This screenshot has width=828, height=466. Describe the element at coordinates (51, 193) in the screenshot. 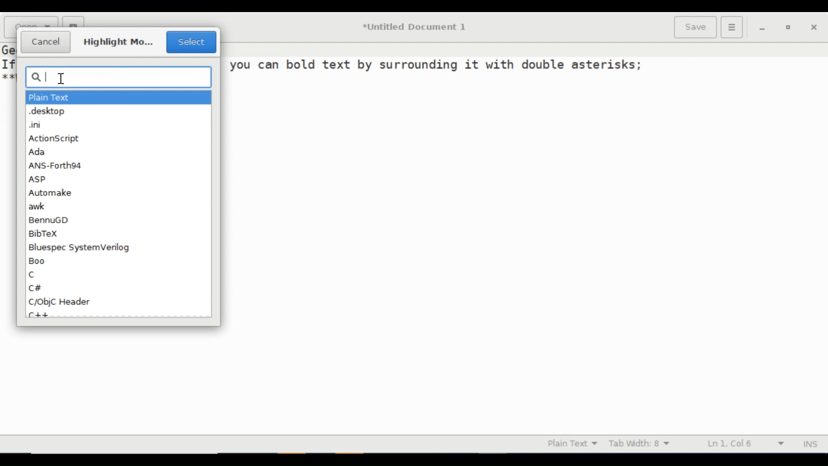

I see `Automake` at that location.